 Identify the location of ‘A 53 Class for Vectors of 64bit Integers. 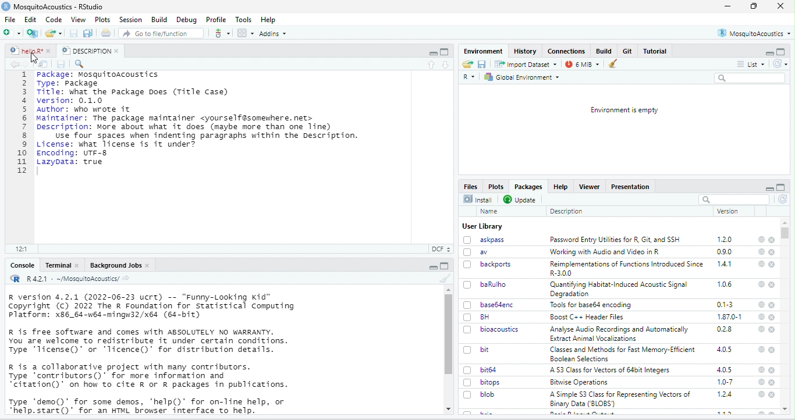
(612, 370).